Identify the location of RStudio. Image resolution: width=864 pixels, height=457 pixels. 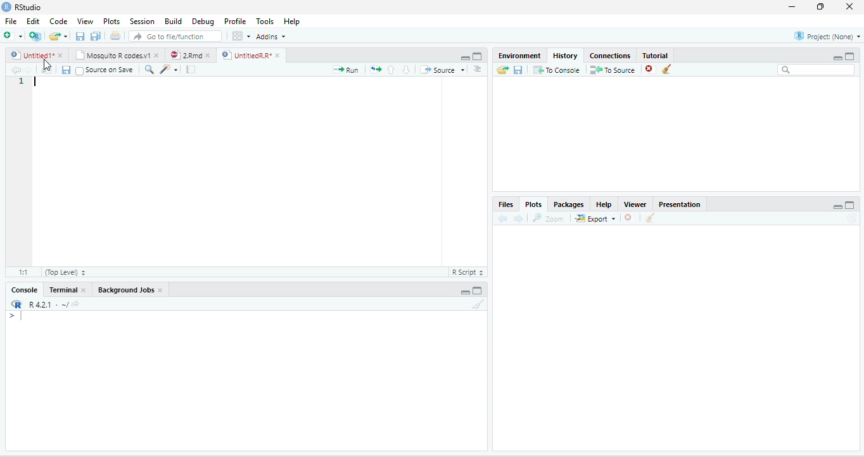
(22, 7).